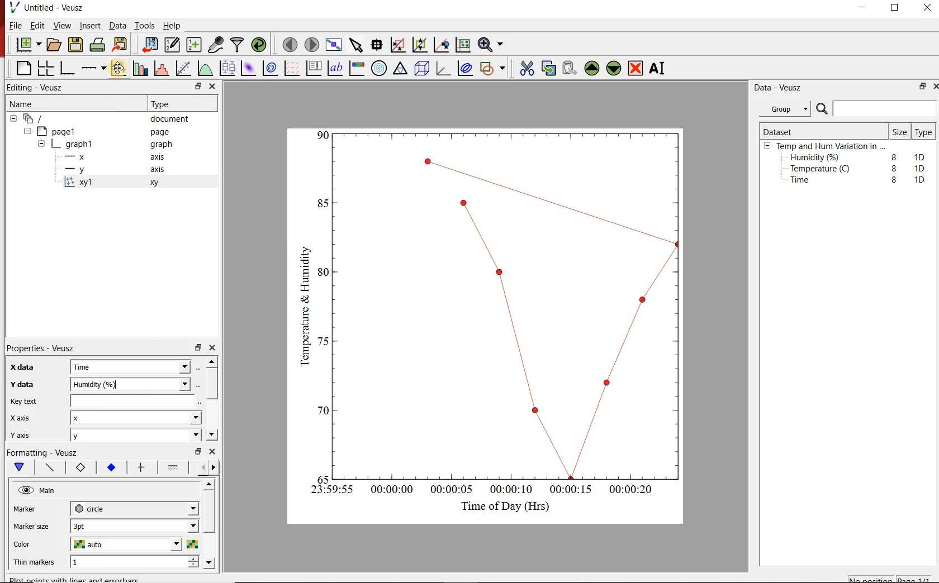 This screenshot has height=583, width=939. Describe the element at coordinates (50, 7) in the screenshot. I see `Untitled - Veusz` at that location.